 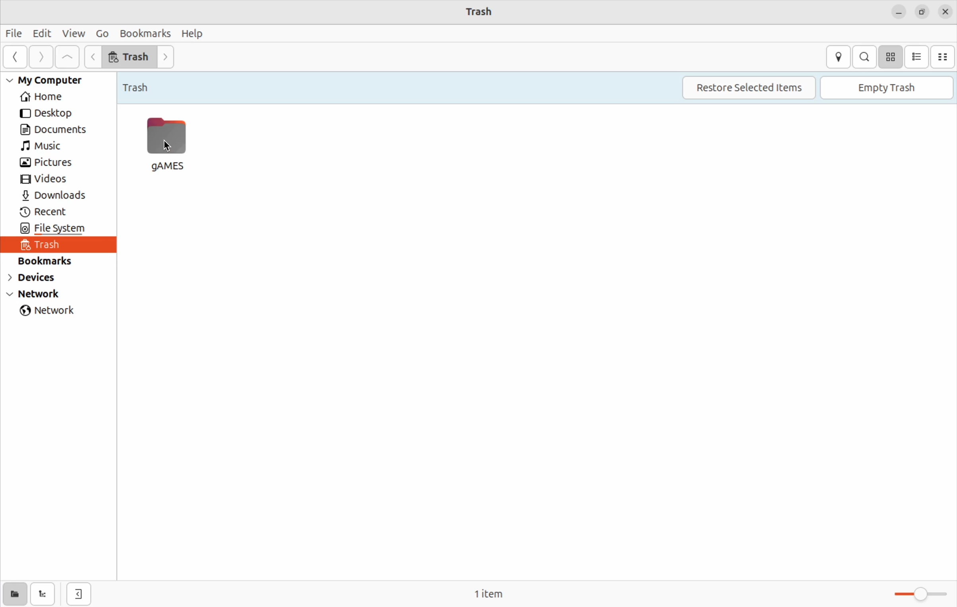 What do you see at coordinates (43, 33) in the screenshot?
I see `Edit` at bounding box center [43, 33].